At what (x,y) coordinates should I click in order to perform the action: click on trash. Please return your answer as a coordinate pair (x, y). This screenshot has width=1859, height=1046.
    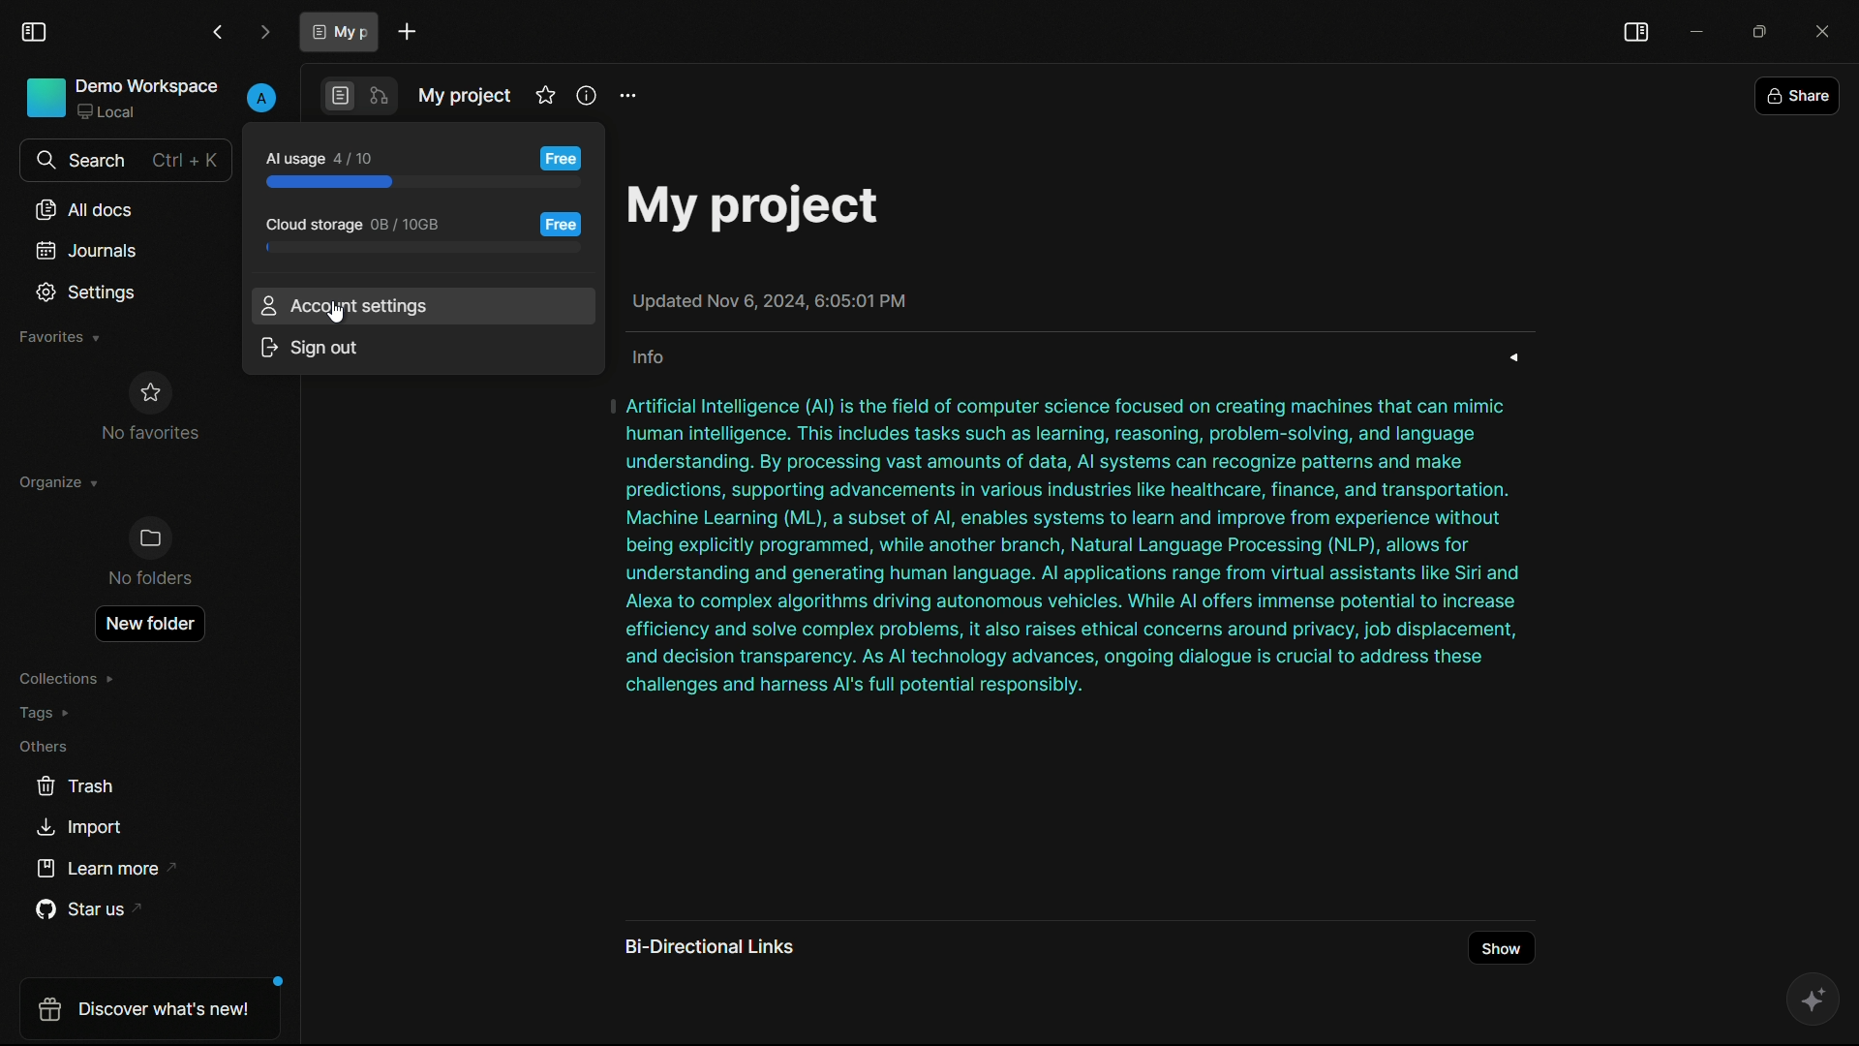
    Looking at the image, I should click on (77, 786).